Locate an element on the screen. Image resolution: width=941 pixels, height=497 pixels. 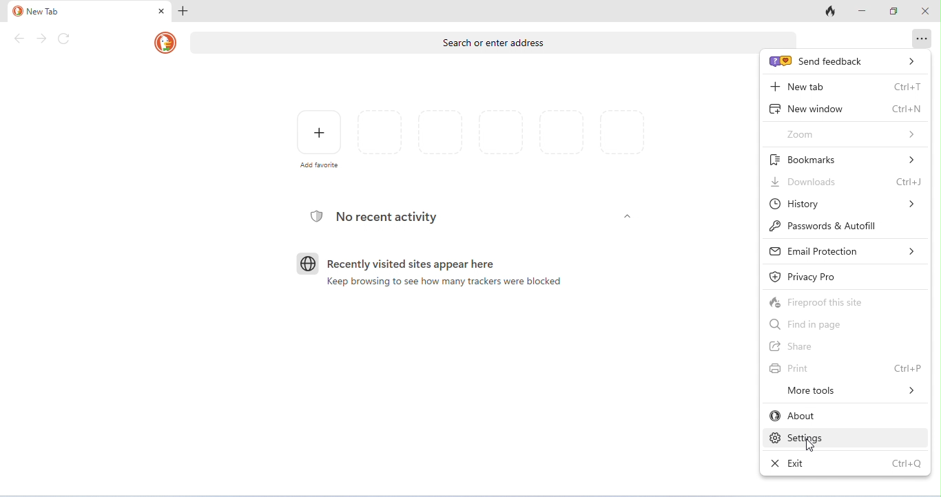
keep browsing to see how many trackers were blocked is located at coordinates (439, 282).